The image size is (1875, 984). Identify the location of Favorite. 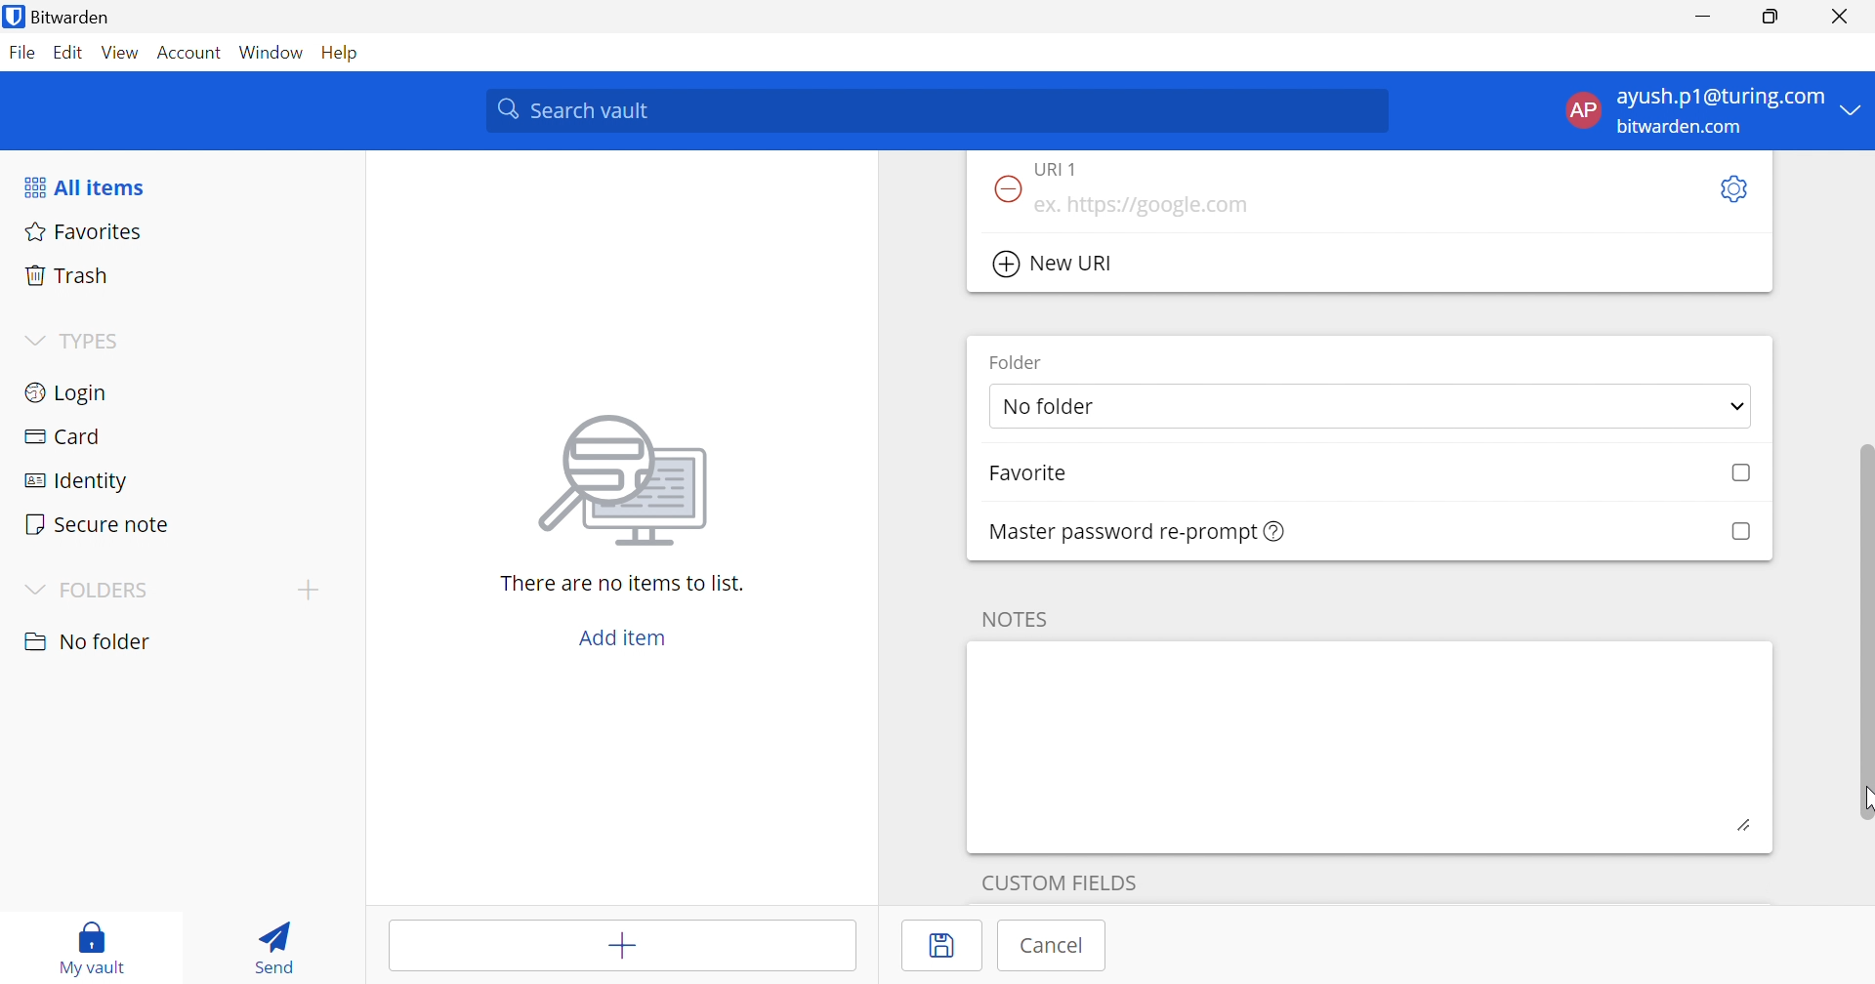
(1027, 473).